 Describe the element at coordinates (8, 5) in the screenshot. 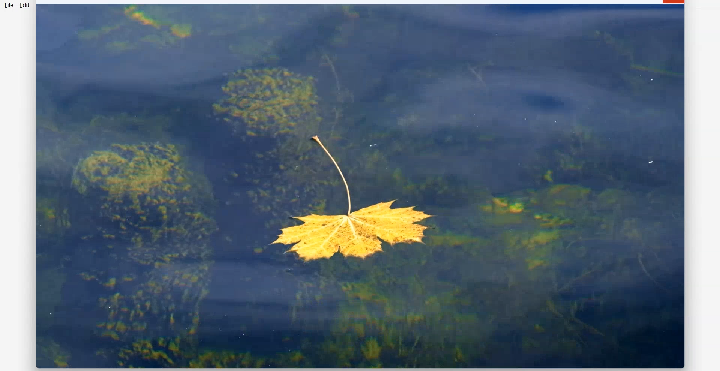

I see `file` at that location.